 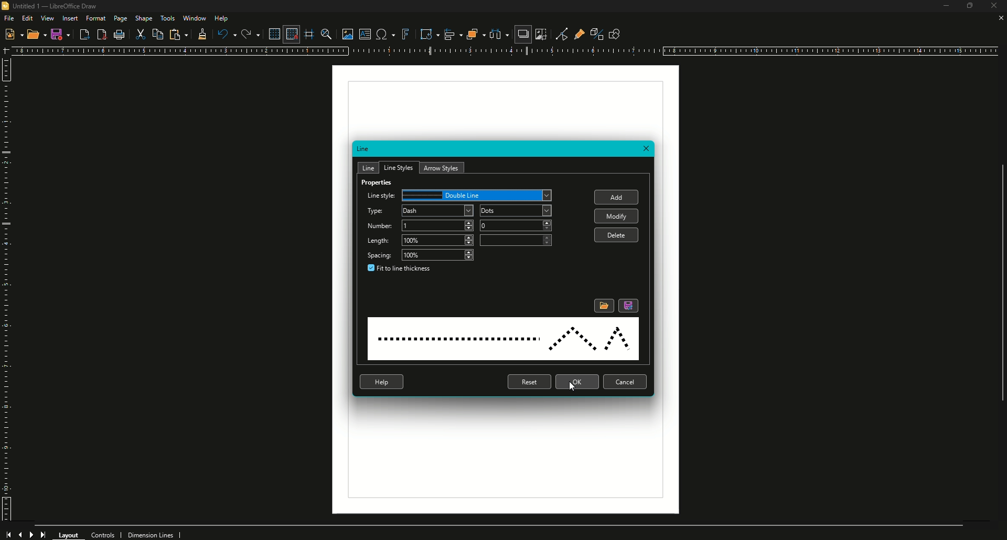 What do you see at coordinates (369, 167) in the screenshot?
I see `Line` at bounding box center [369, 167].